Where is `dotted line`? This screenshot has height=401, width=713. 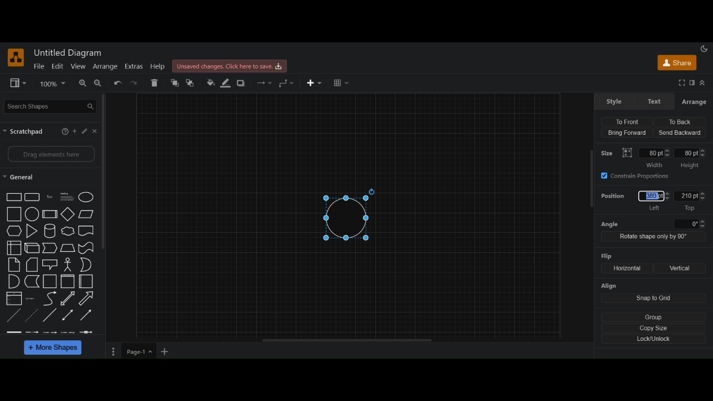
dotted line is located at coordinates (32, 314).